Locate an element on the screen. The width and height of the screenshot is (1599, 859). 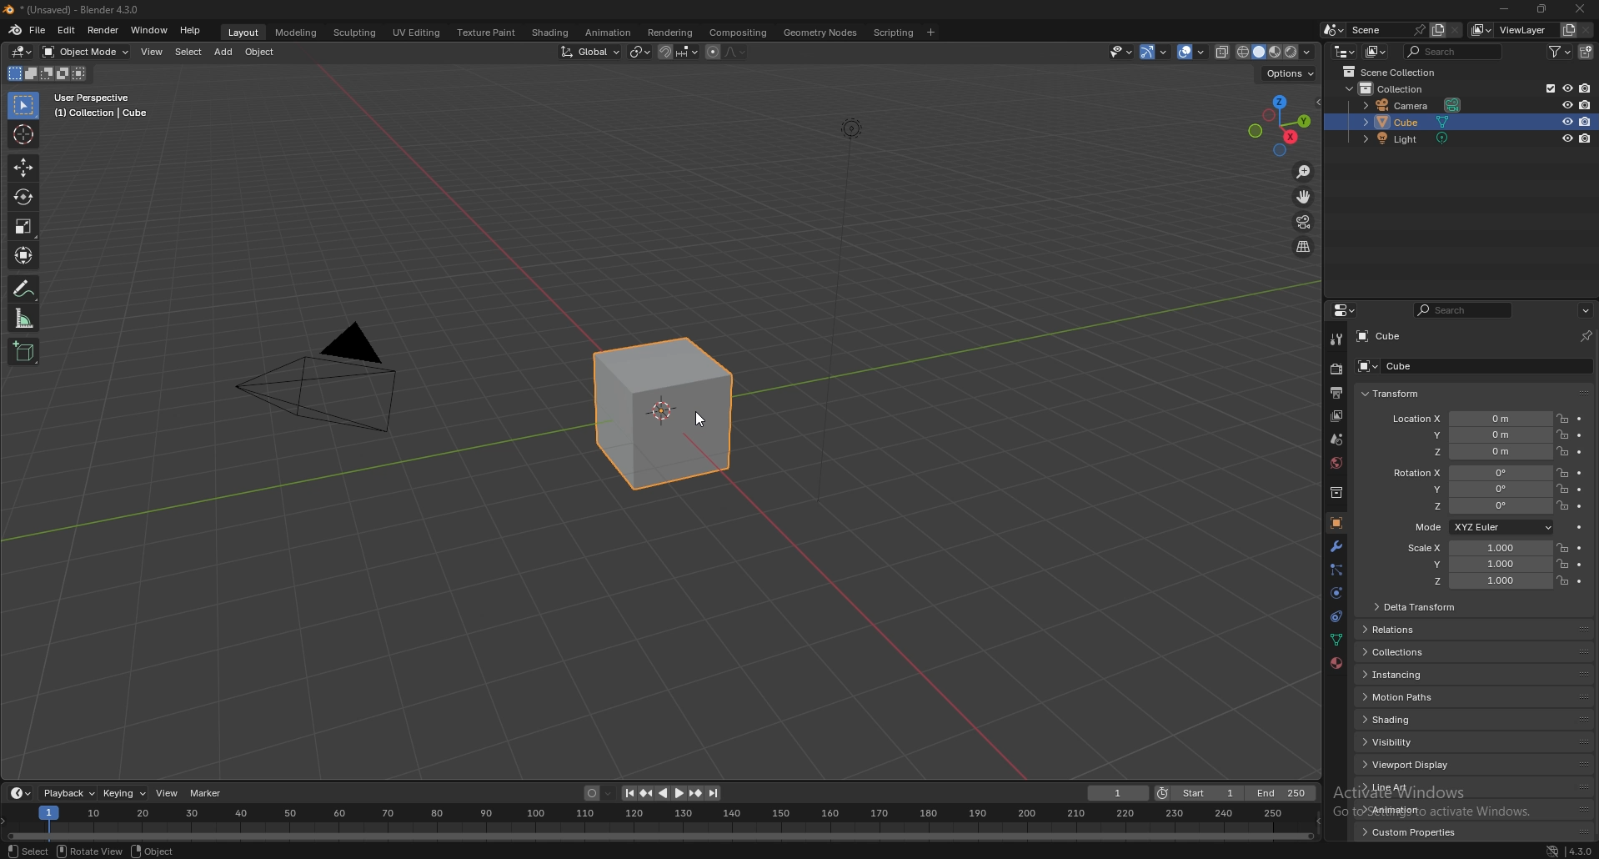
modeling is located at coordinates (298, 33).